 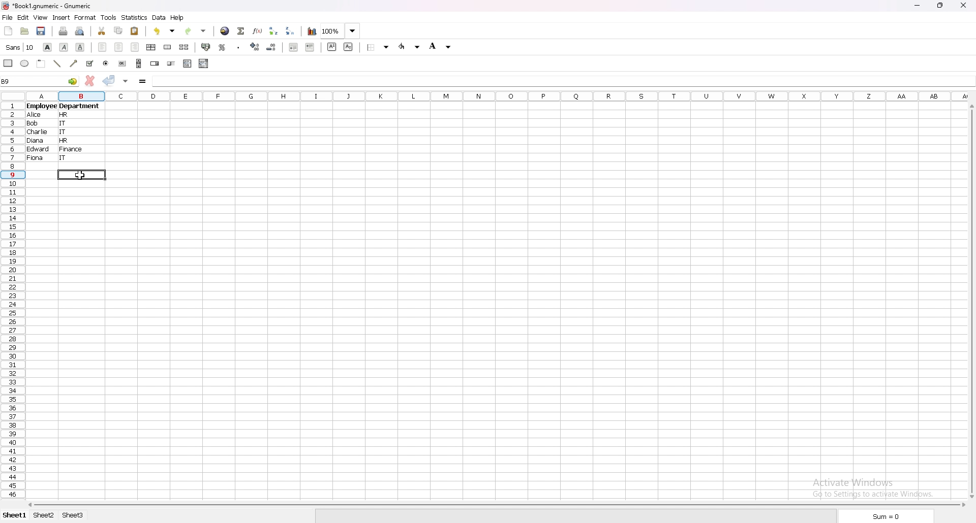 What do you see at coordinates (142, 81) in the screenshot?
I see `formula` at bounding box center [142, 81].